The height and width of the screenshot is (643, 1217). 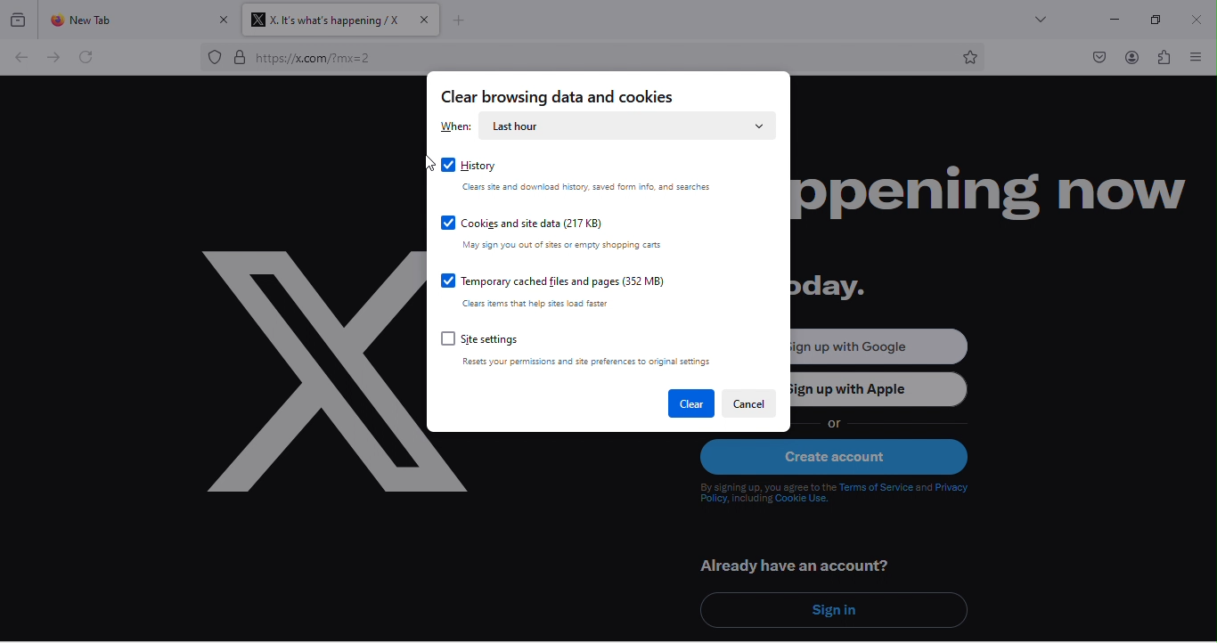 What do you see at coordinates (883, 345) in the screenshot?
I see `sign up with google` at bounding box center [883, 345].